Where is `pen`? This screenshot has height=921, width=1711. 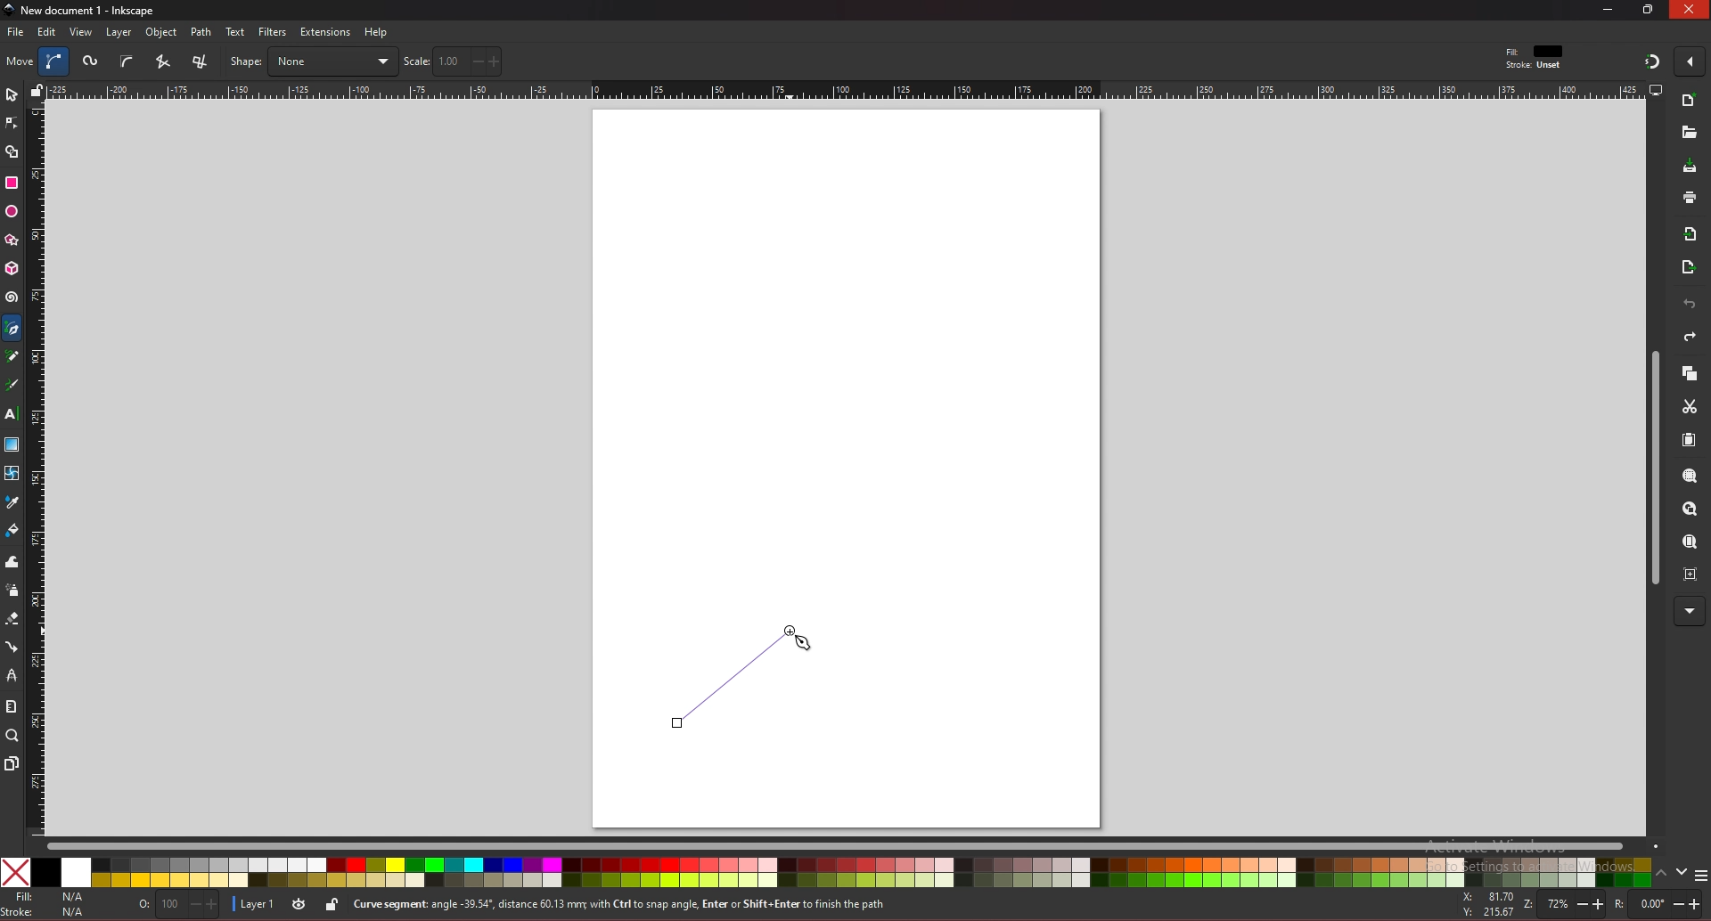
pen is located at coordinates (15, 329).